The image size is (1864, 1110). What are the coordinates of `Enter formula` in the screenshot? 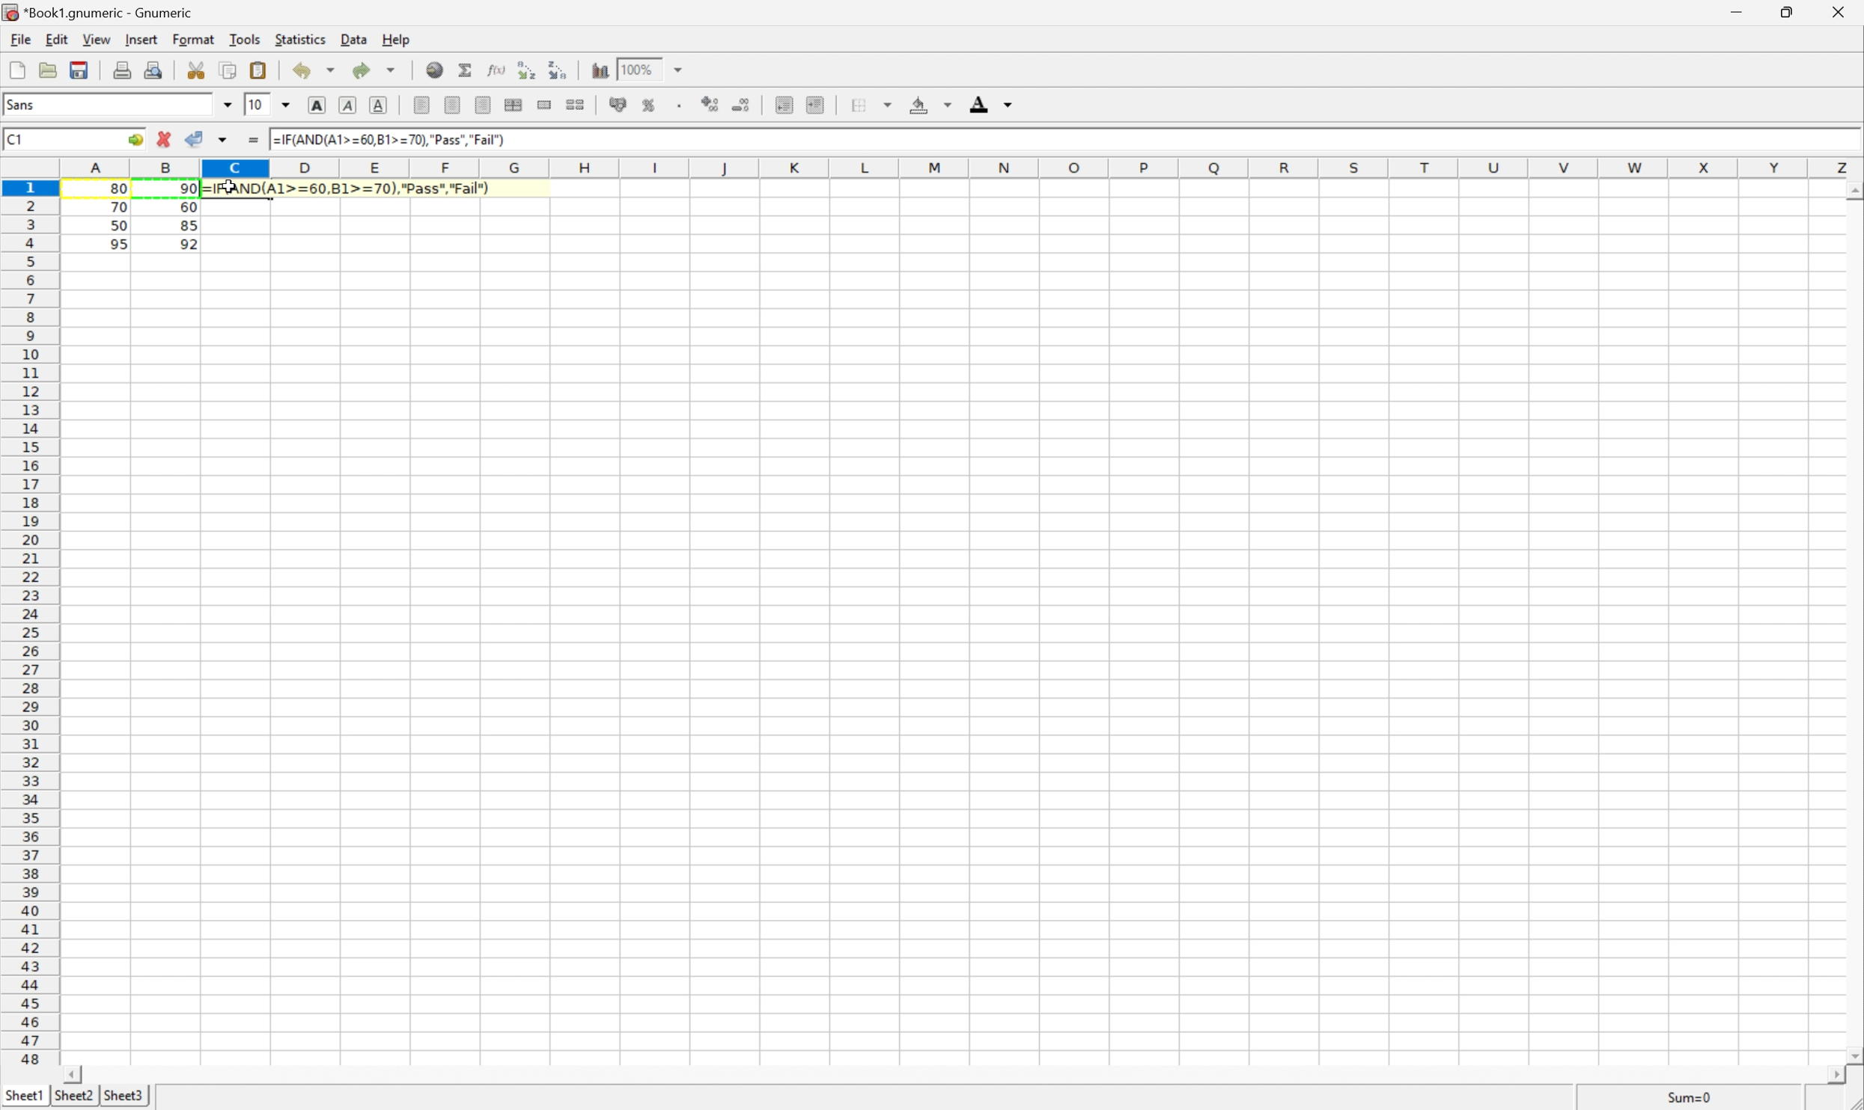 It's located at (253, 140).